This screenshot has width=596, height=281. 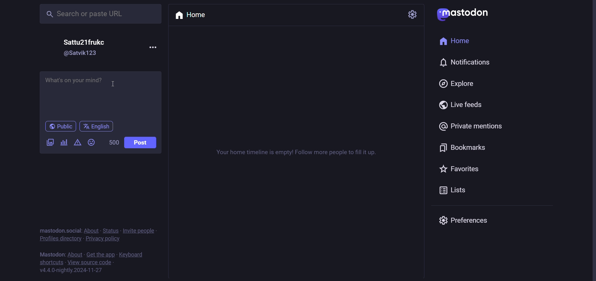 I want to click on public, so click(x=61, y=127).